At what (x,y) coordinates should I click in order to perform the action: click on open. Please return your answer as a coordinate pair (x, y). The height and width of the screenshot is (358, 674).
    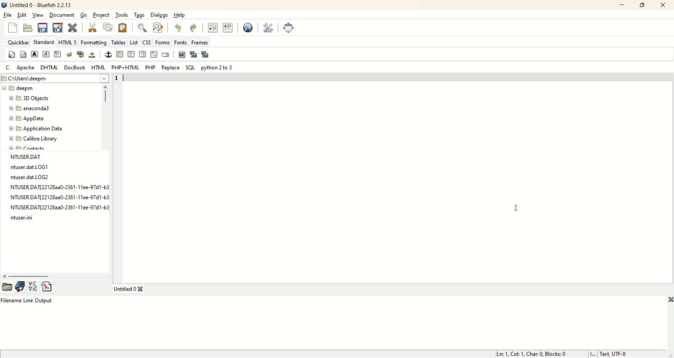
    Looking at the image, I should click on (7, 287).